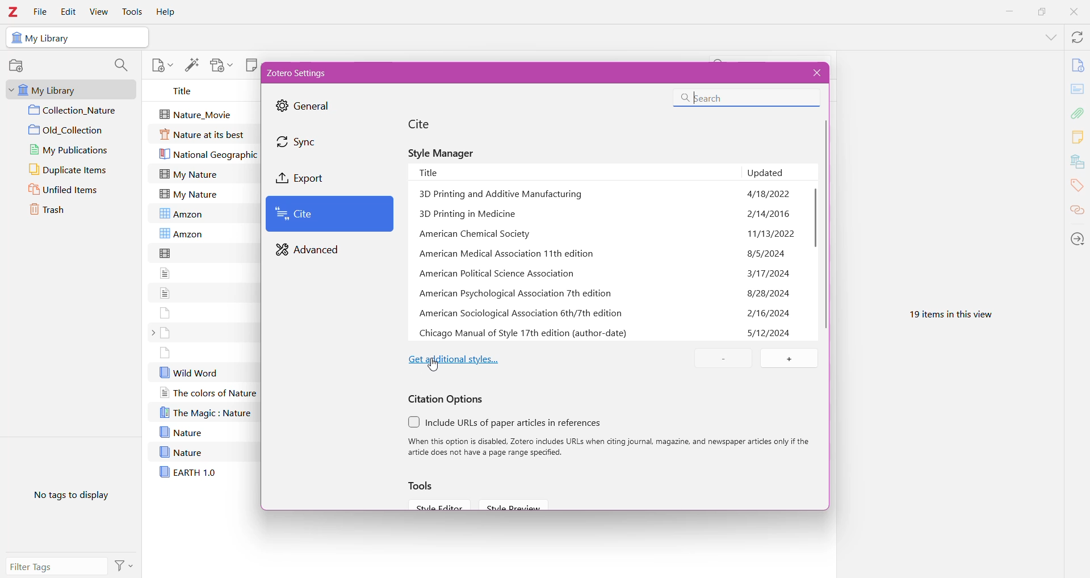  I want to click on Add Attachment, so click(221, 65).